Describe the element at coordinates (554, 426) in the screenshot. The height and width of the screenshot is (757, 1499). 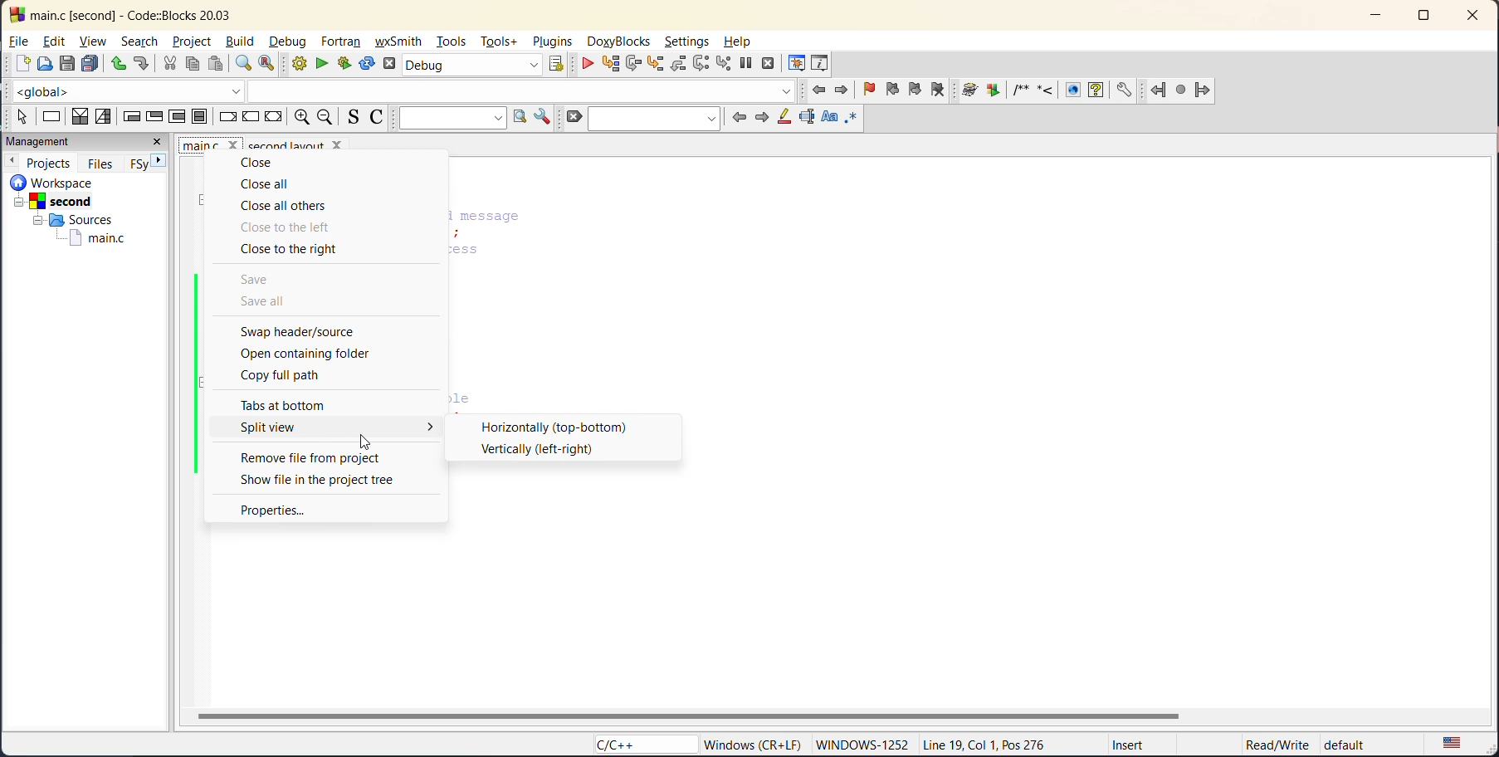
I see `horizontally` at that location.